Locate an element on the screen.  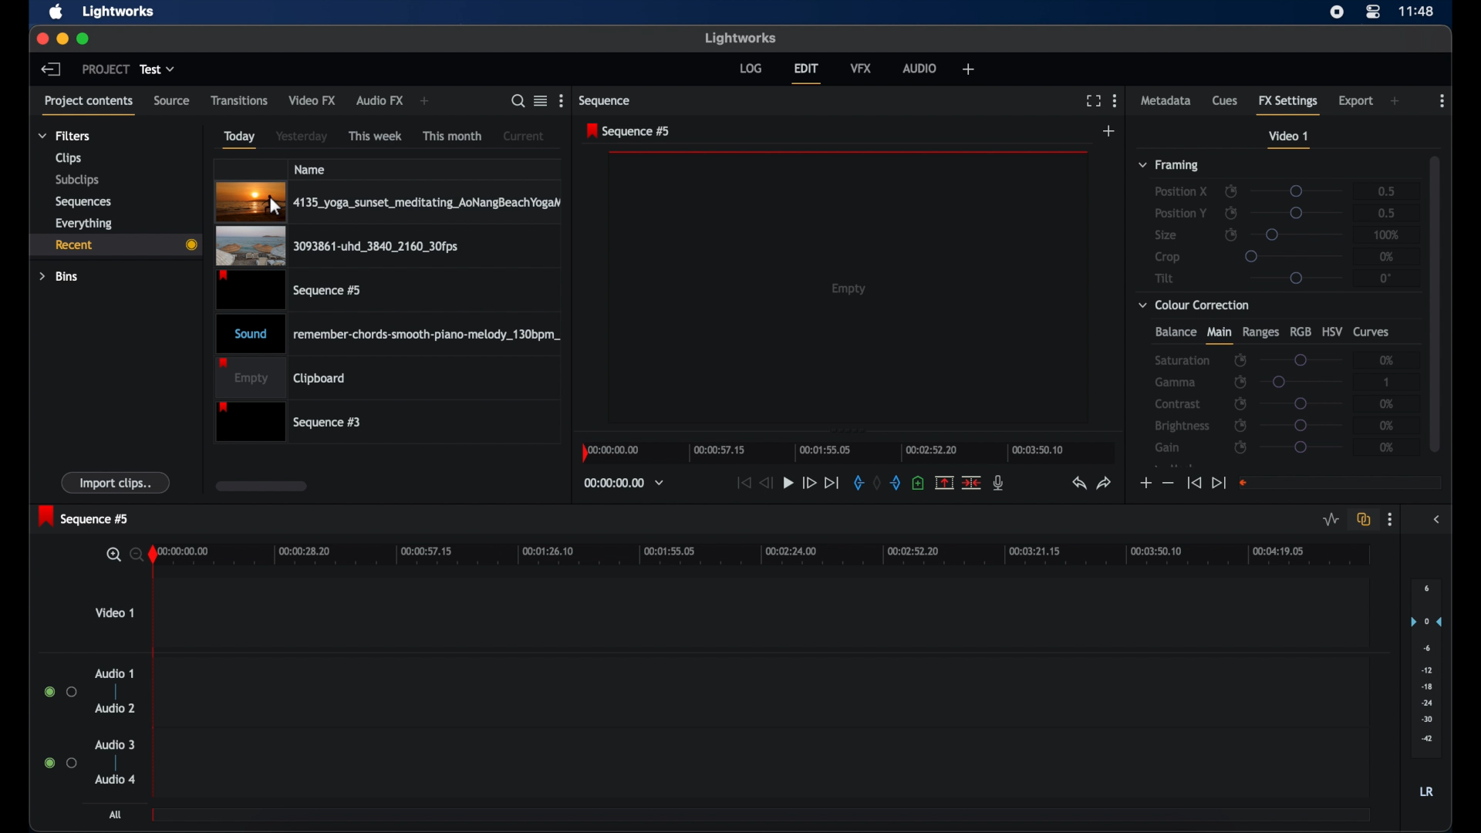
all is located at coordinates (116, 814).